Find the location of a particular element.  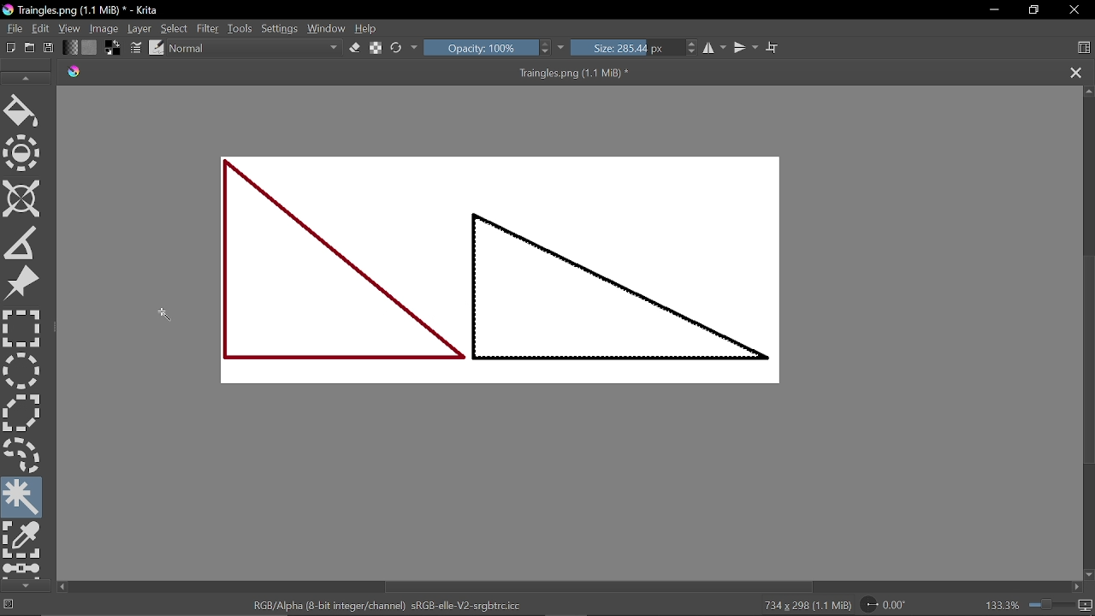

No selection is located at coordinates (9, 606).